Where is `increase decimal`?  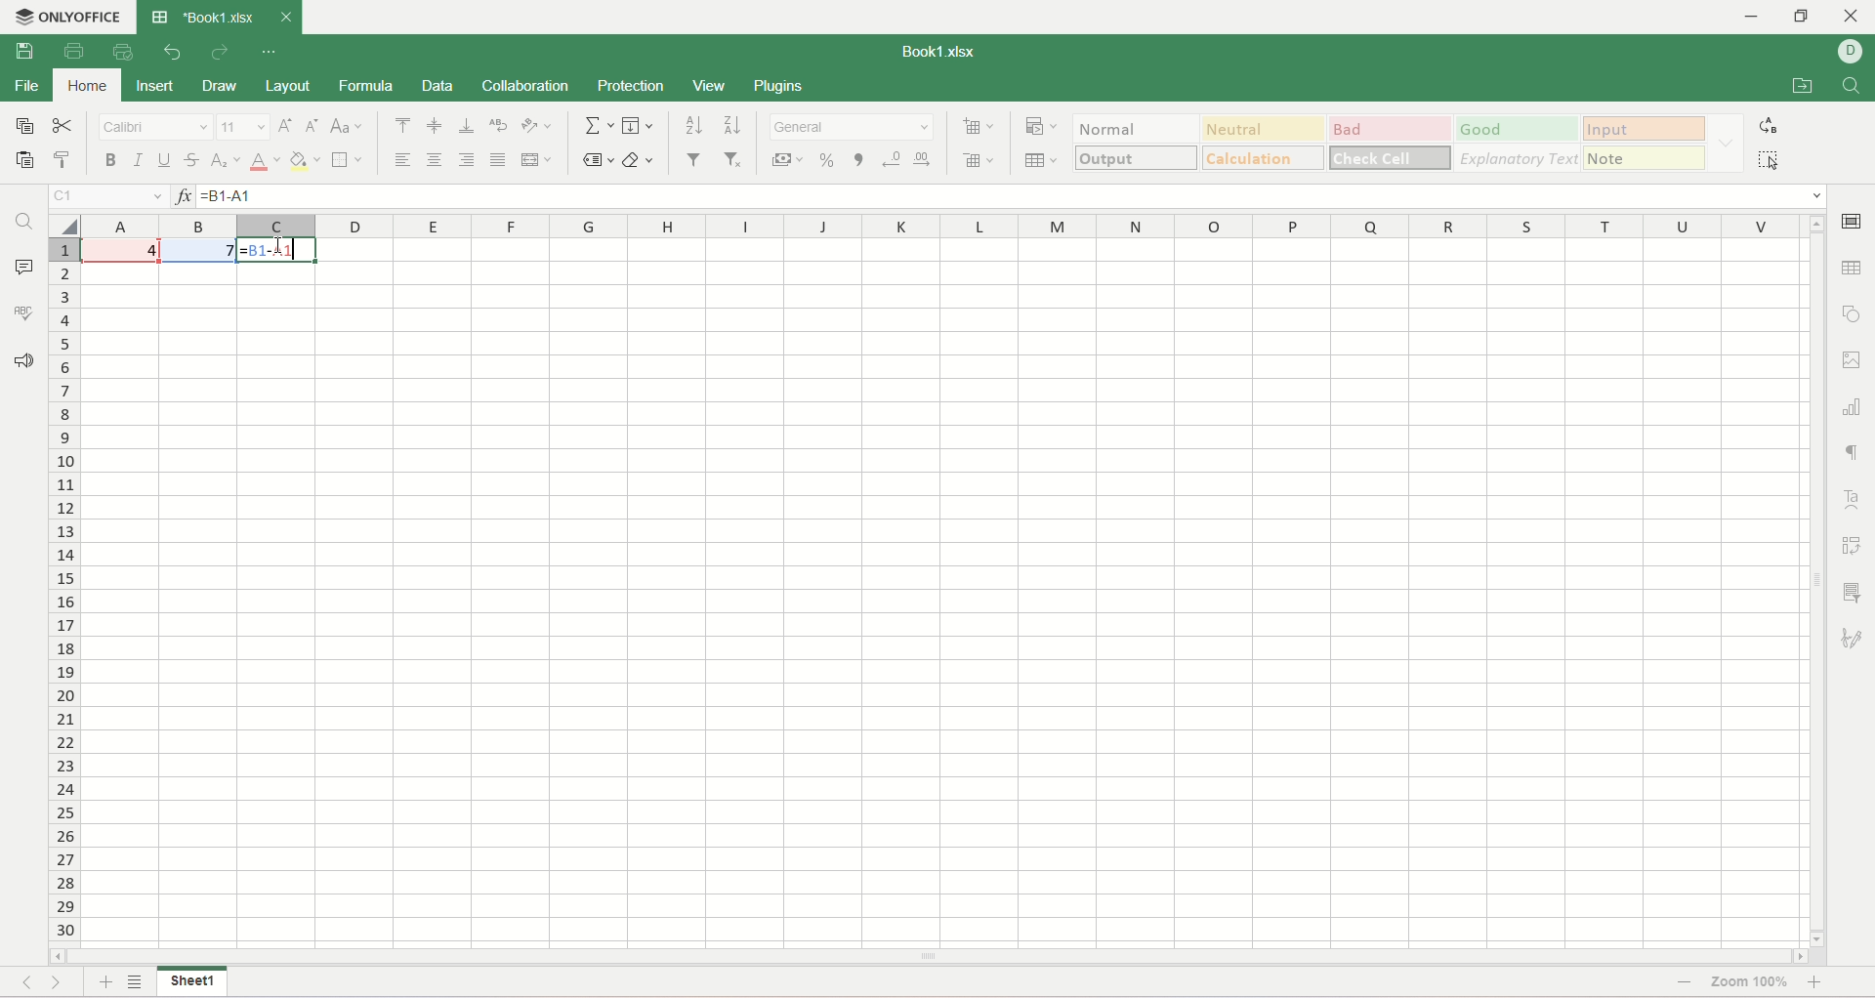
increase decimal is located at coordinates (927, 159).